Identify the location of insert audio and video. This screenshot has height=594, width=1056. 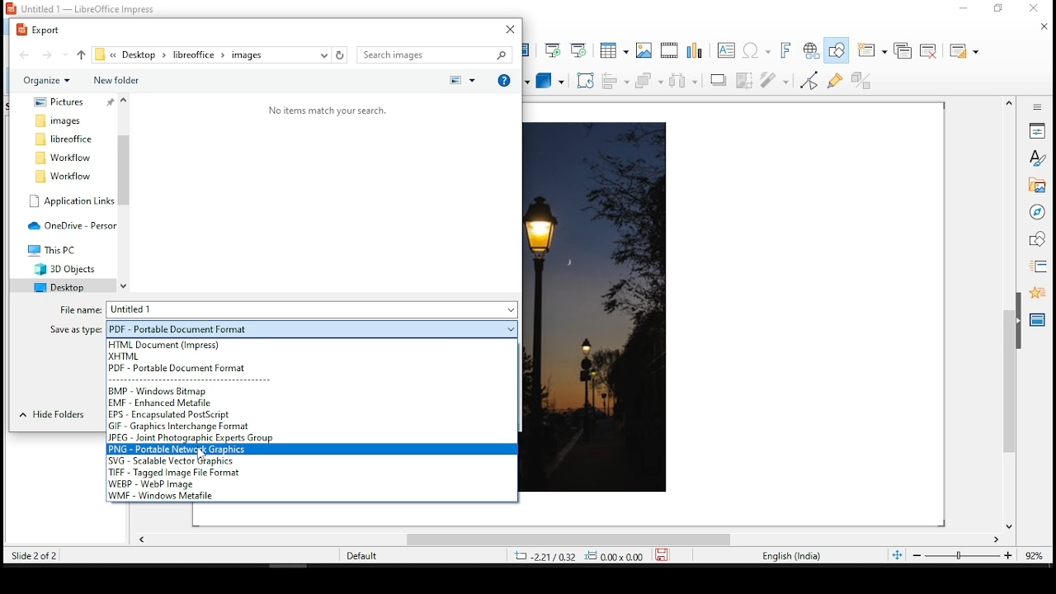
(669, 49).